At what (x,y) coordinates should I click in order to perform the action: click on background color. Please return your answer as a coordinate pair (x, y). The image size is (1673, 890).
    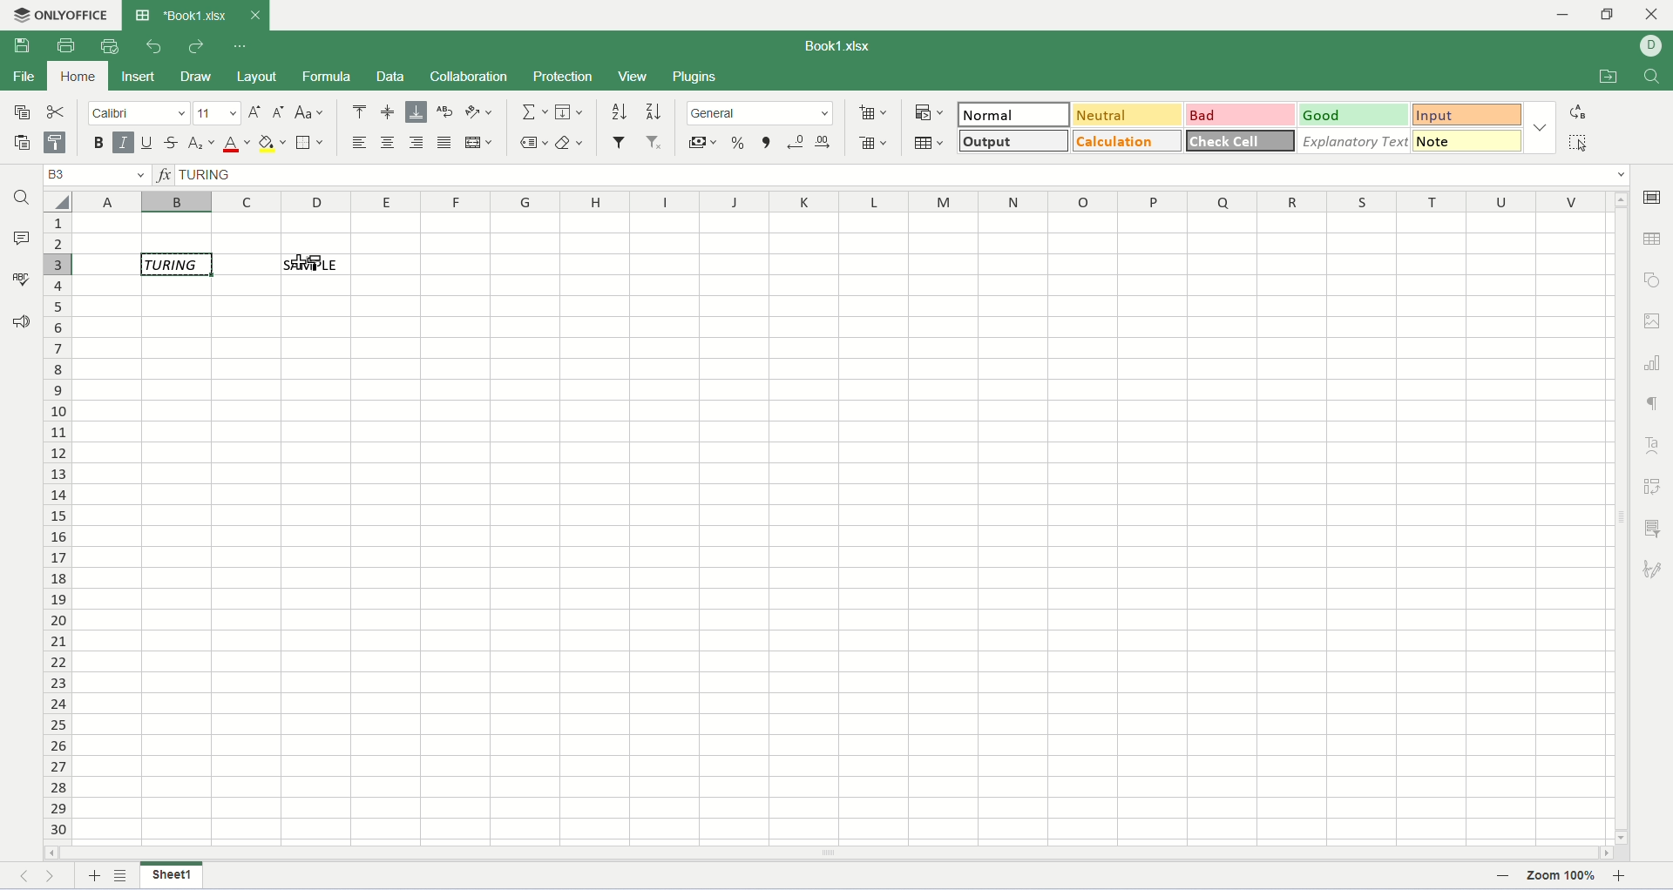
    Looking at the image, I should click on (272, 145).